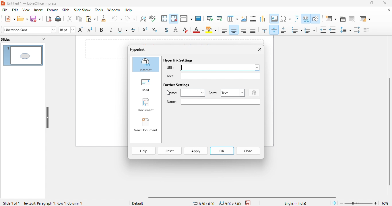  Describe the element at coordinates (222, 151) in the screenshot. I see `ok` at that location.